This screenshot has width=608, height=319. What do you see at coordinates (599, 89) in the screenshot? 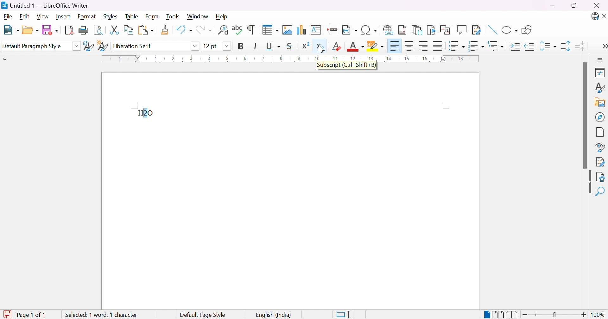
I see `Styles` at bounding box center [599, 89].